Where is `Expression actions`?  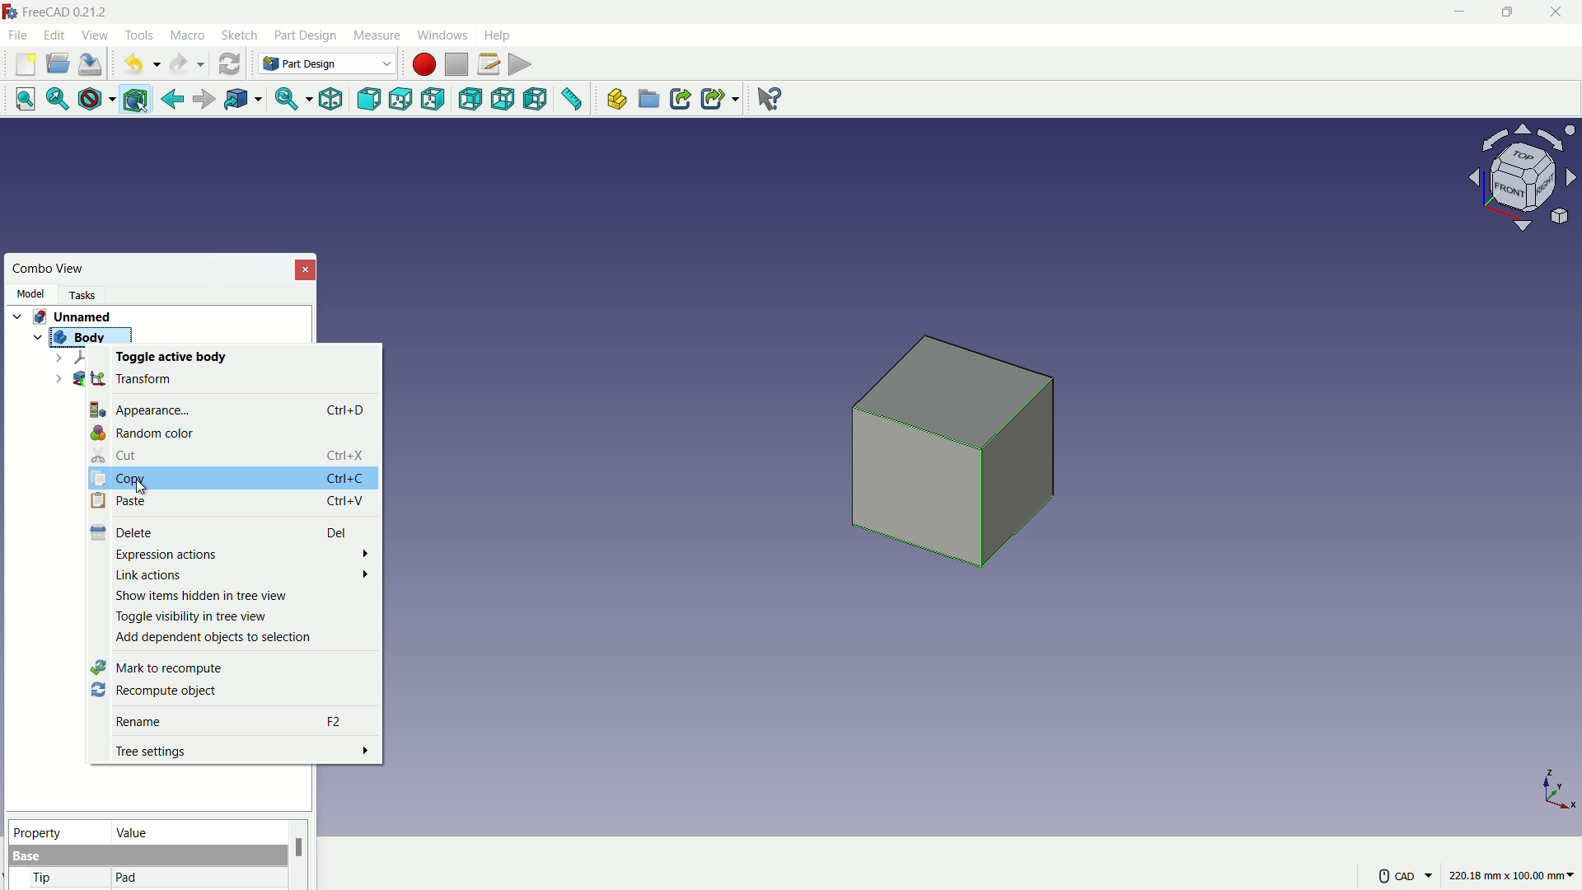
Expression actions is located at coordinates (244, 554).